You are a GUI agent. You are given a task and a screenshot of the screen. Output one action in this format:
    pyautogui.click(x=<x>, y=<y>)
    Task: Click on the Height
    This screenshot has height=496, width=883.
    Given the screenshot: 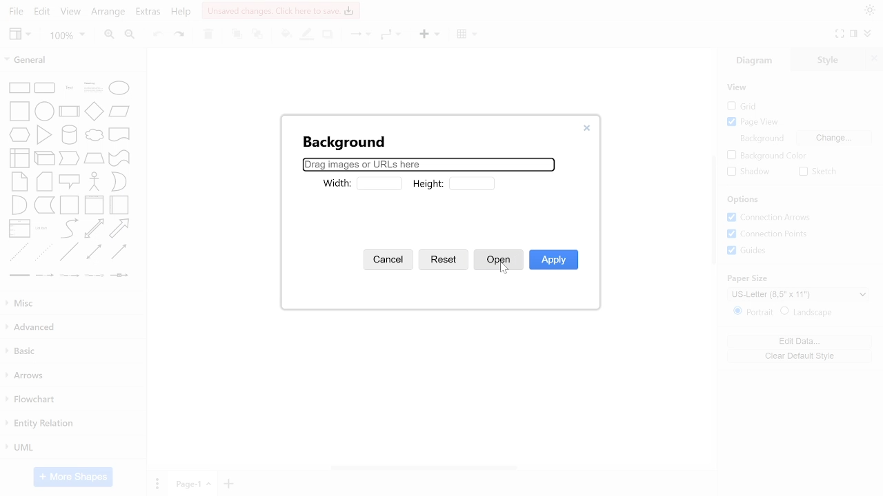 What is the action you would take?
    pyautogui.click(x=430, y=184)
    